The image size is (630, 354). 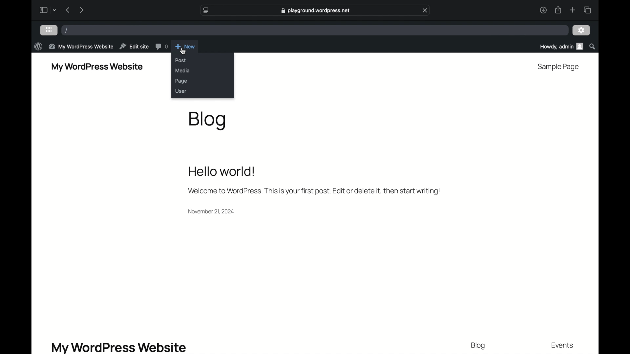 I want to click on web address, so click(x=316, y=10).